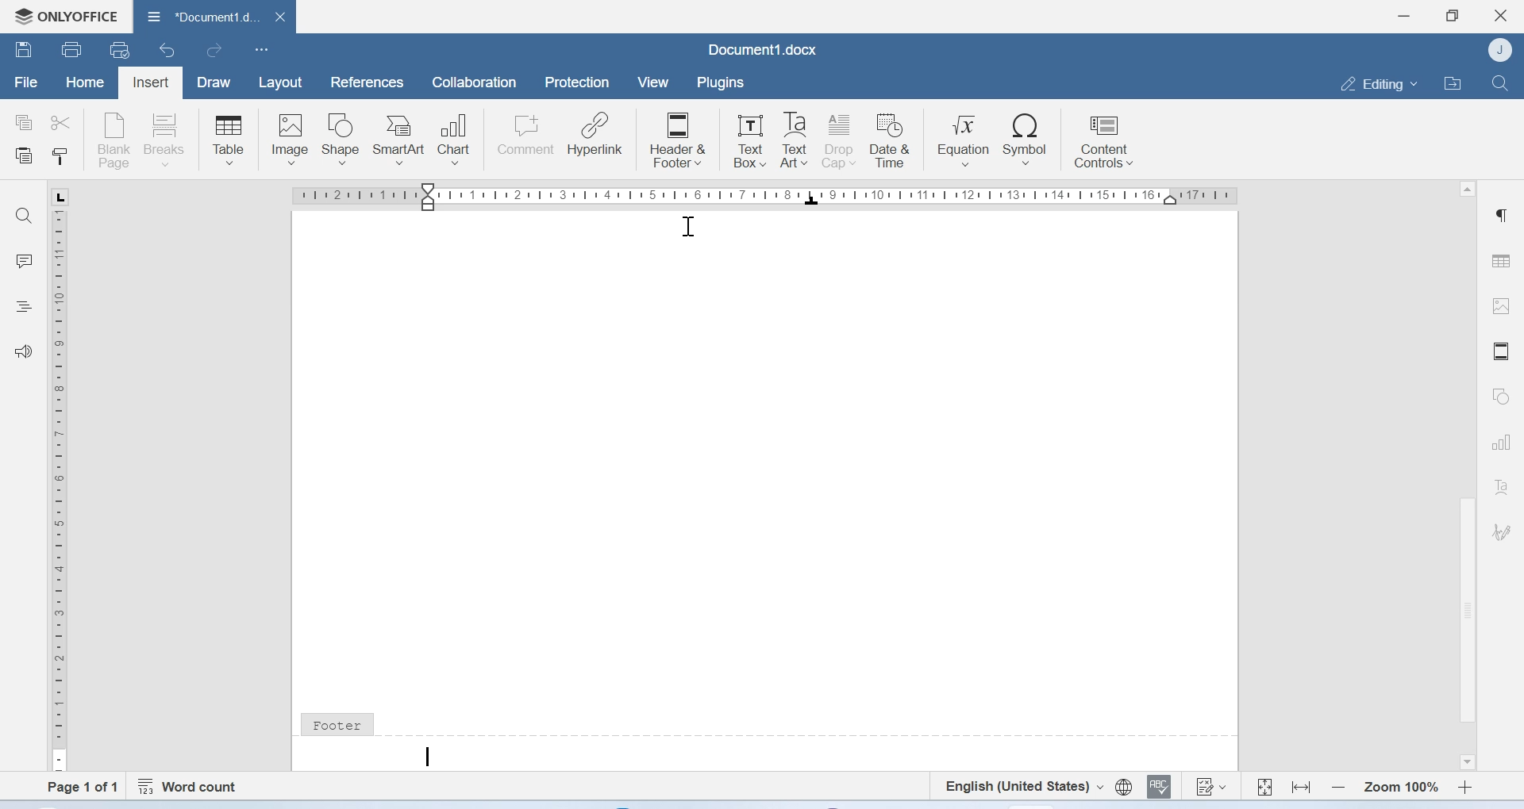 The width and height of the screenshot is (1524, 809). I want to click on Find, so click(28, 216).